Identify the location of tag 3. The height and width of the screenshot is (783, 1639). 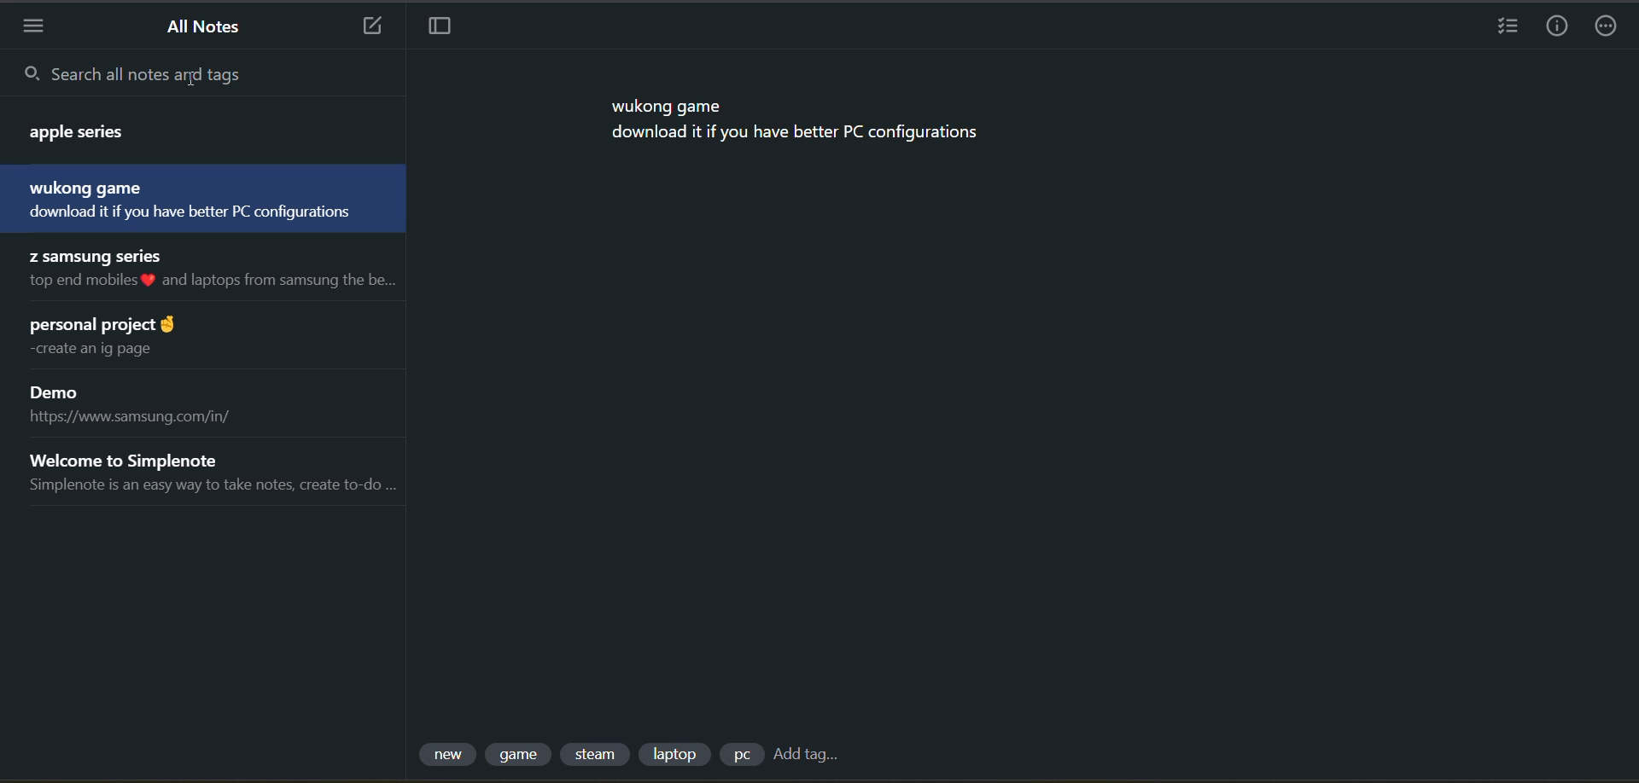
(598, 753).